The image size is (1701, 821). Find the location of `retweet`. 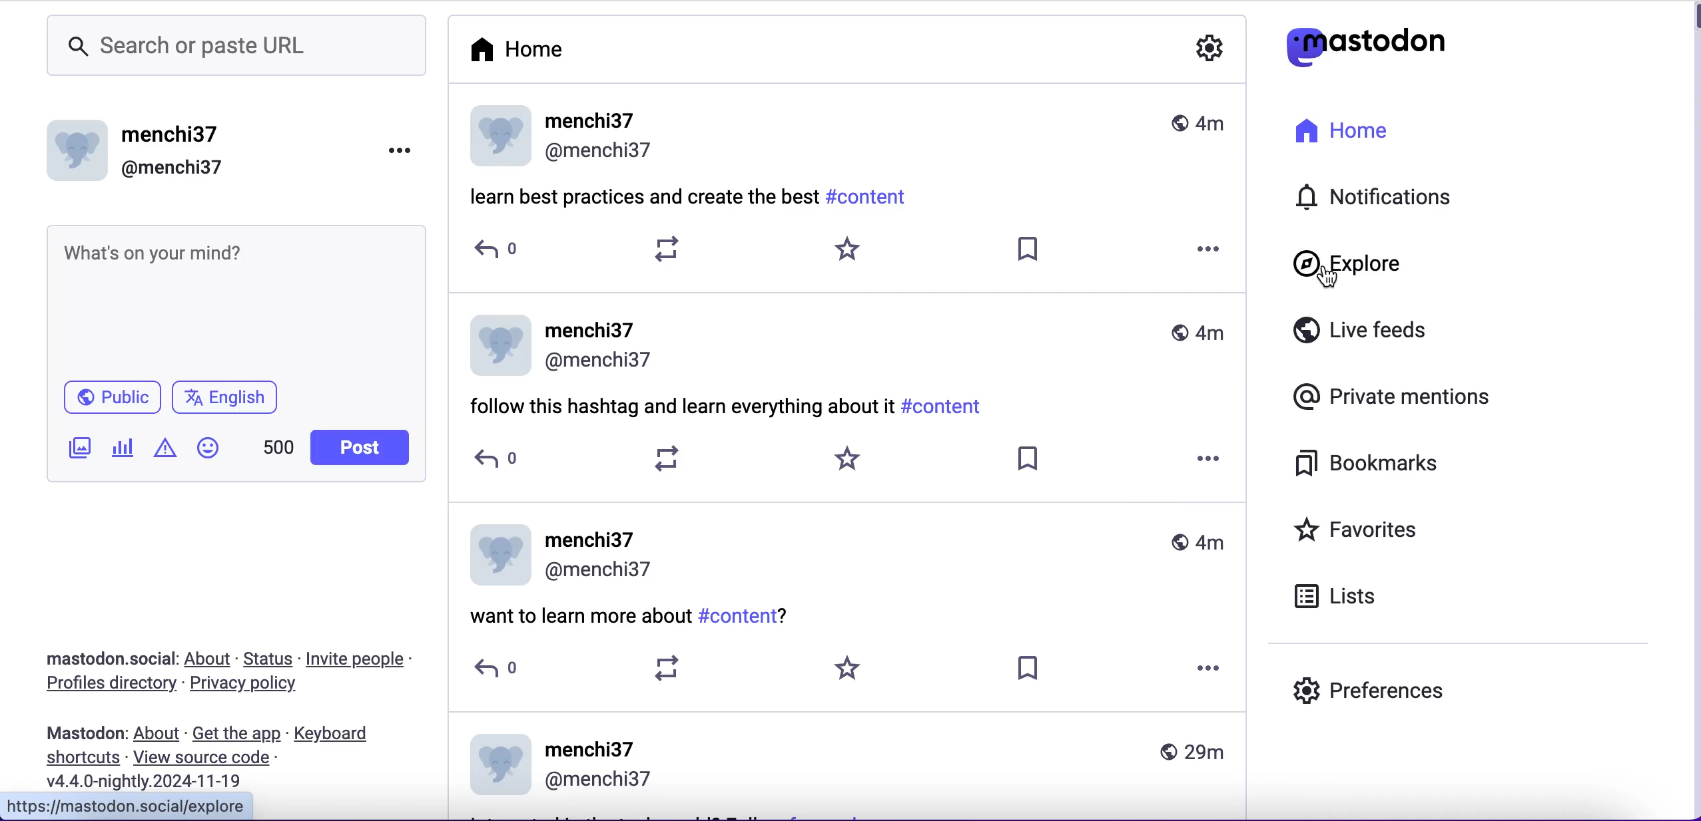

retweet is located at coordinates (670, 669).